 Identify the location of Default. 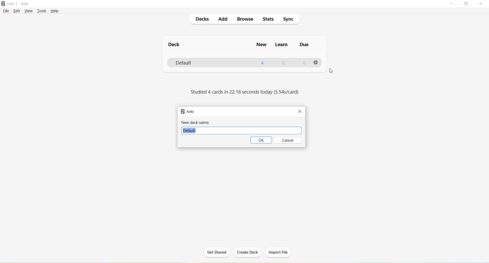
(242, 130).